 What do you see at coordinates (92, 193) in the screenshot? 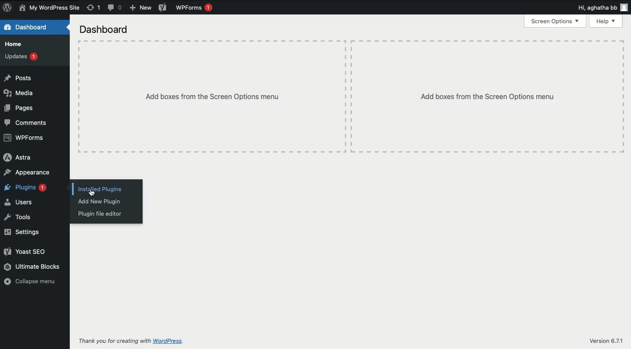
I see `cursor` at bounding box center [92, 193].